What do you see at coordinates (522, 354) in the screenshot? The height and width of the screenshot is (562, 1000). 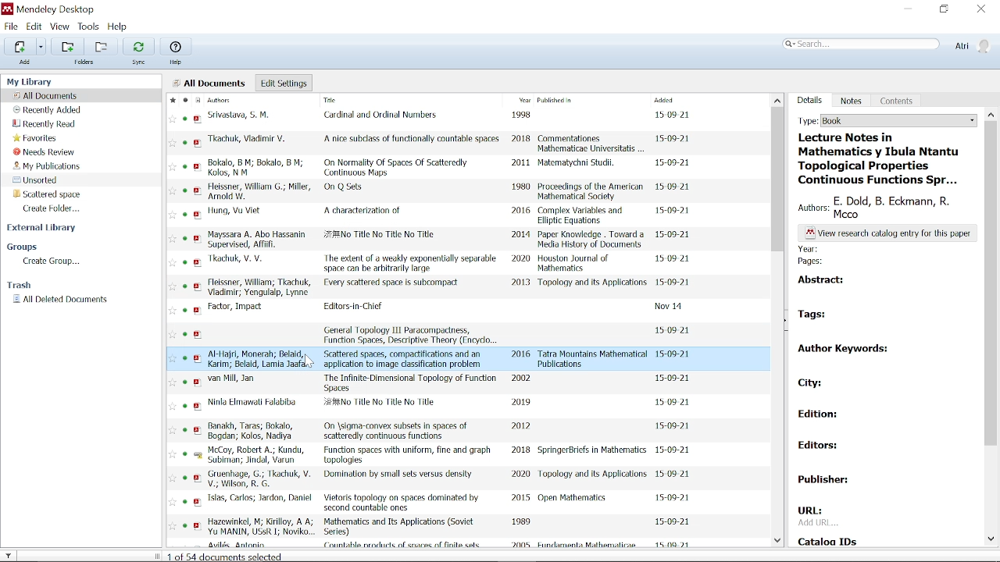 I see `2016` at bounding box center [522, 354].